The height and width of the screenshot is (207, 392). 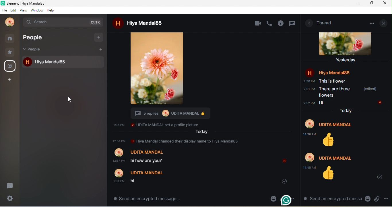 I want to click on edit, so click(x=13, y=10).